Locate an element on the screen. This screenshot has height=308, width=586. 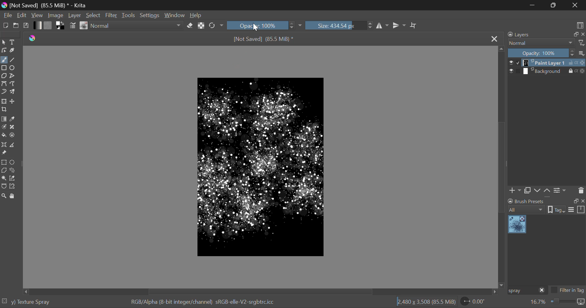
Add Layer is located at coordinates (515, 191).